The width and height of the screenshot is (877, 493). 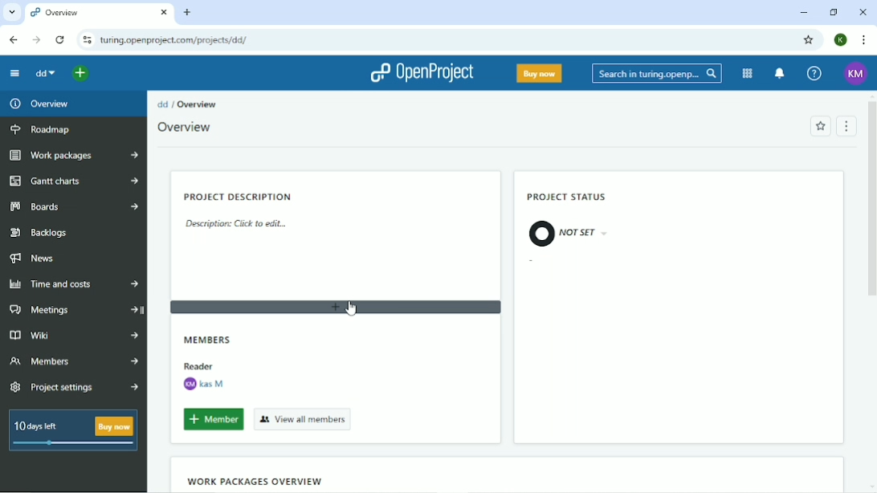 What do you see at coordinates (863, 12) in the screenshot?
I see `Close` at bounding box center [863, 12].